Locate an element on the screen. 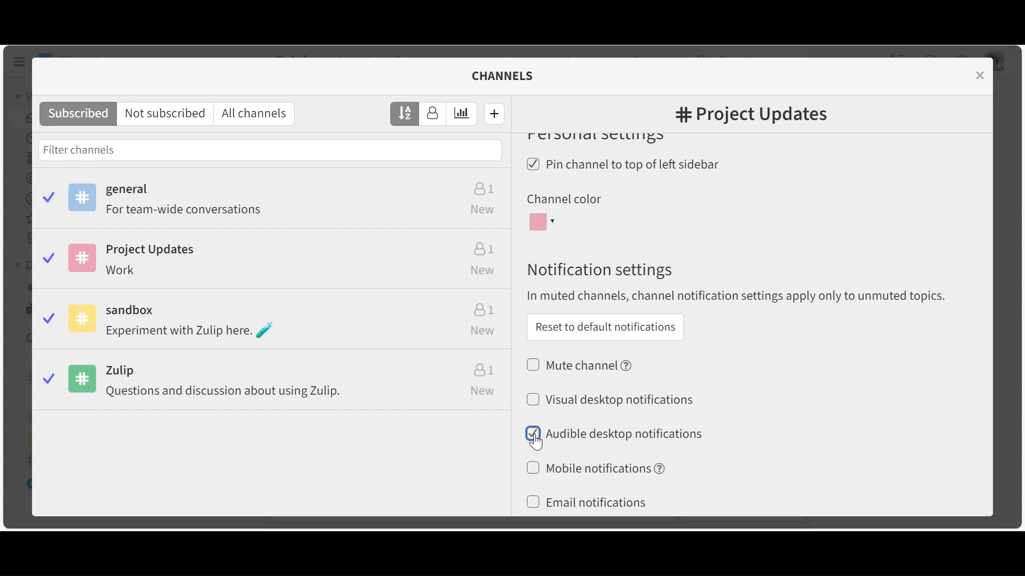 This screenshot has width=1025, height=576. Zulip is located at coordinates (274, 382).